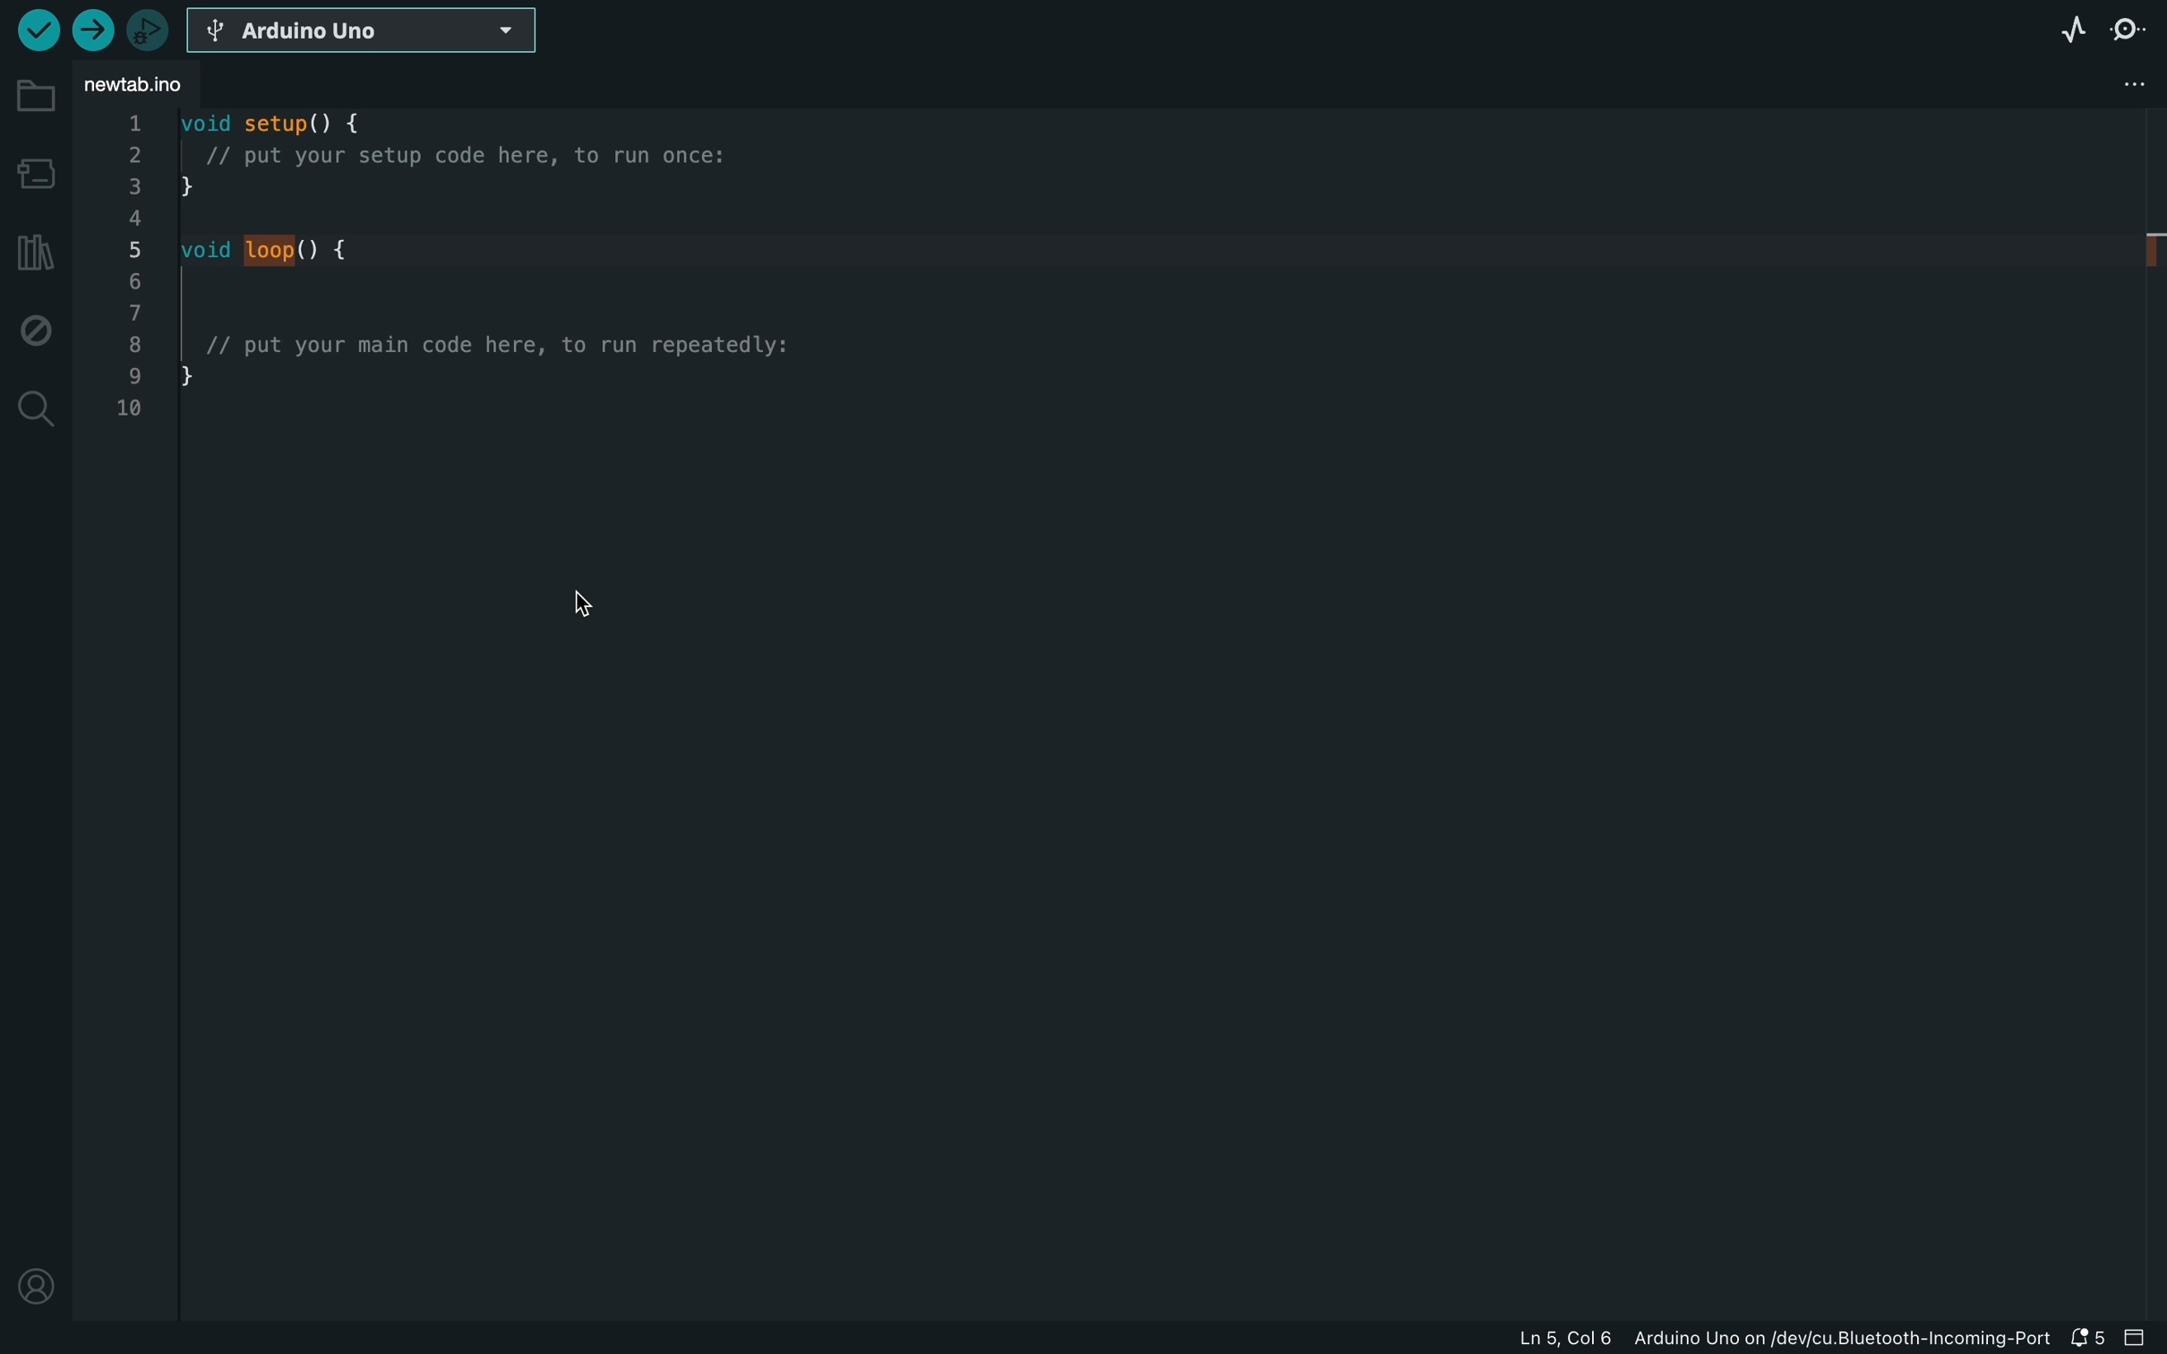  I want to click on cursor, so click(573, 605).